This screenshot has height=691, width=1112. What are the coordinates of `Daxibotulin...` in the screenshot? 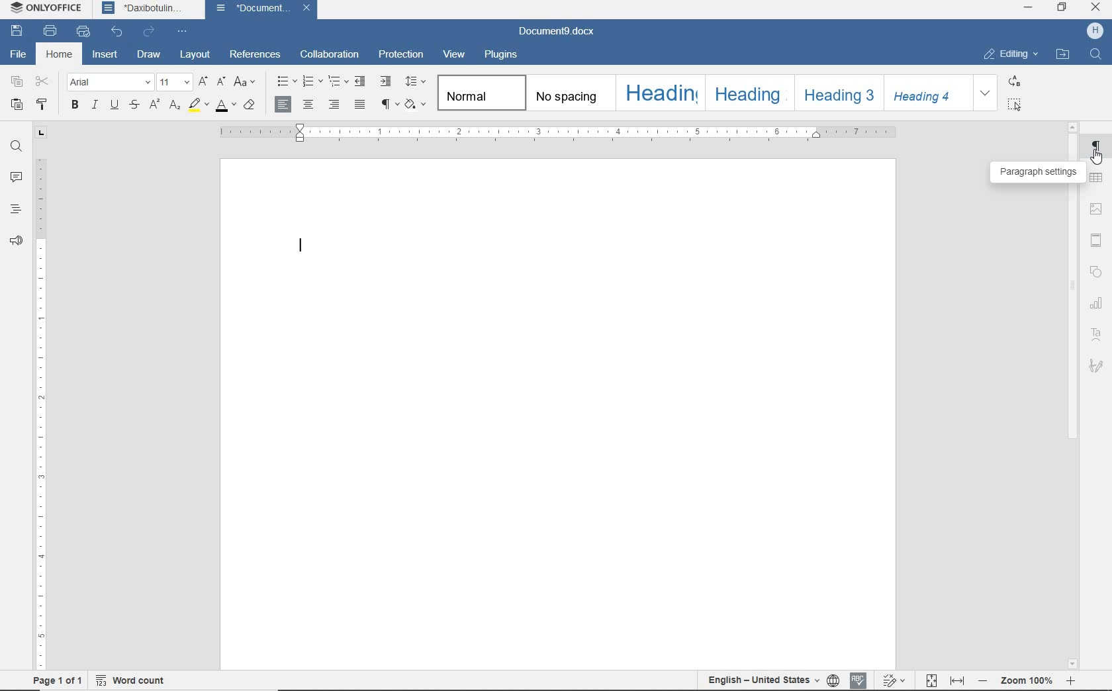 It's located at (150, 9).